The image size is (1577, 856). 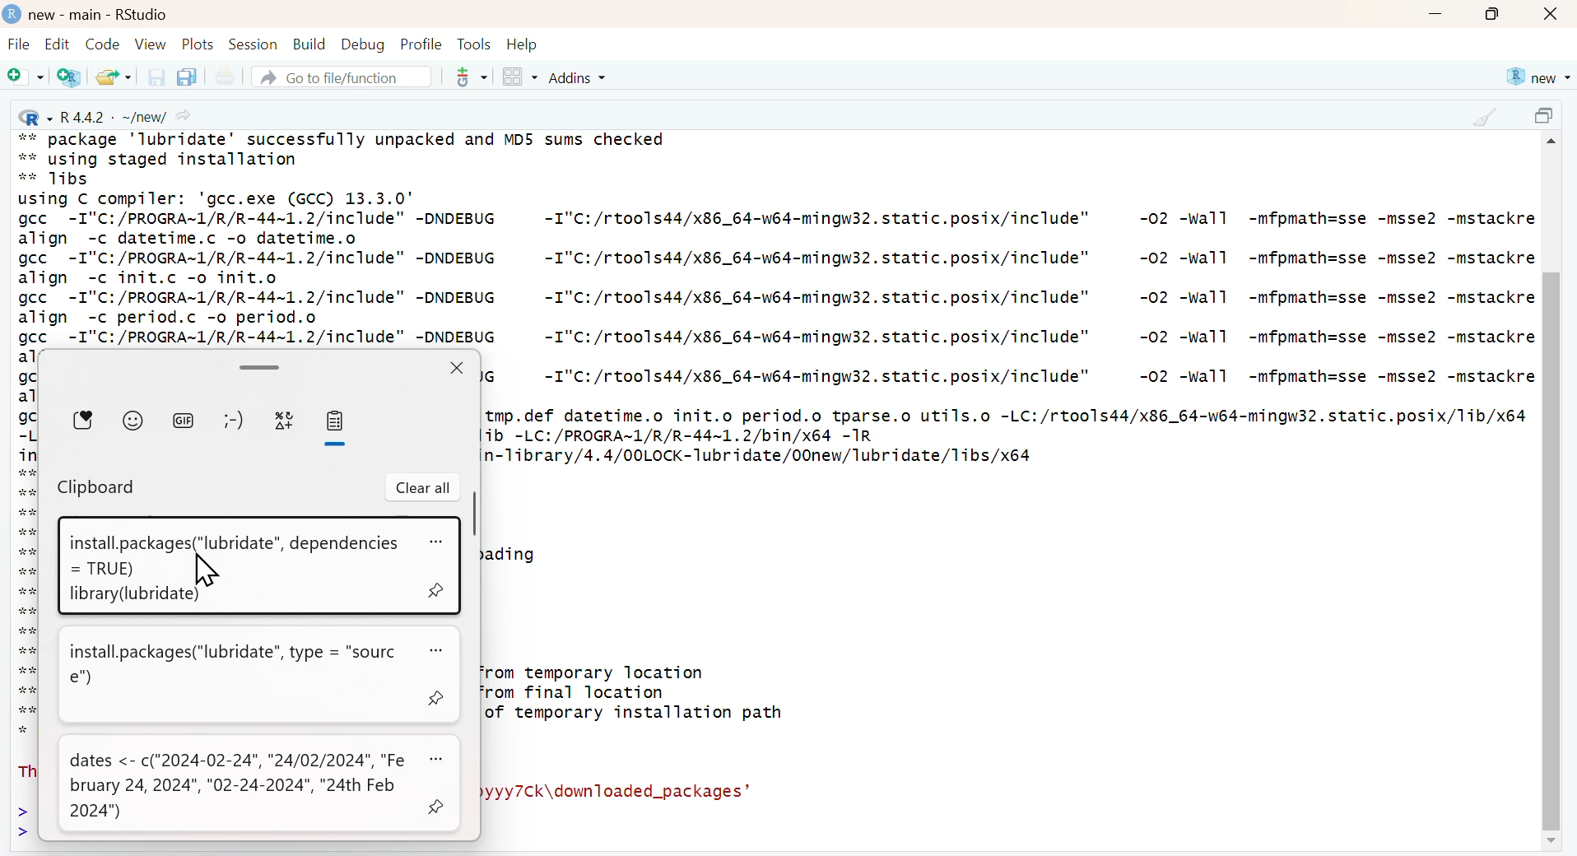 What do you see at coordinates (232, 421) in the screenshot?
I see `Emoticon` at bounding box center [232, 421].